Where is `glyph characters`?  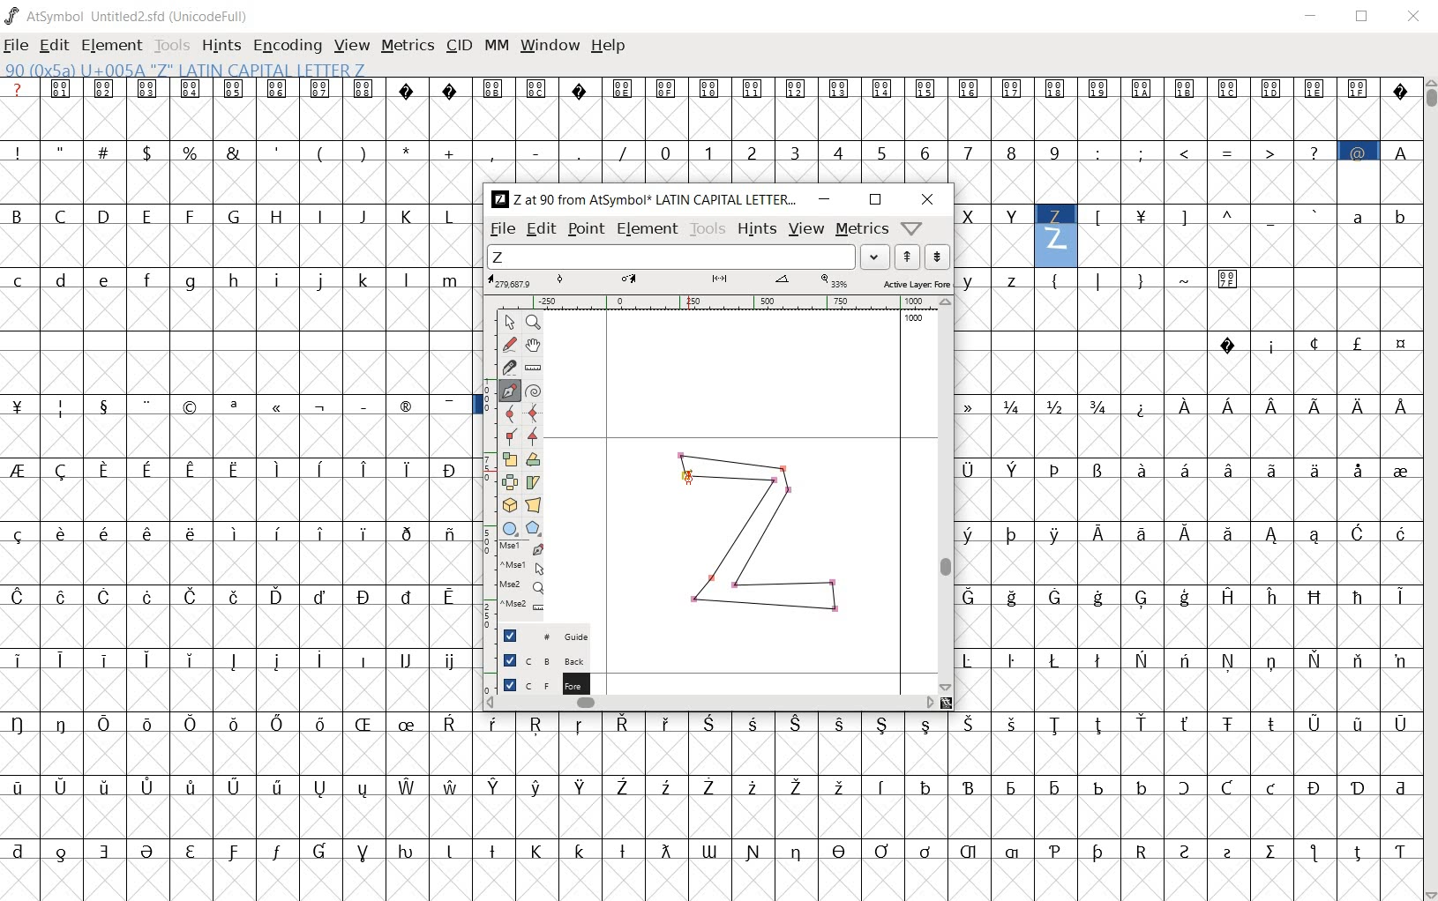 glyph characters is located at coordinates (965, 130).